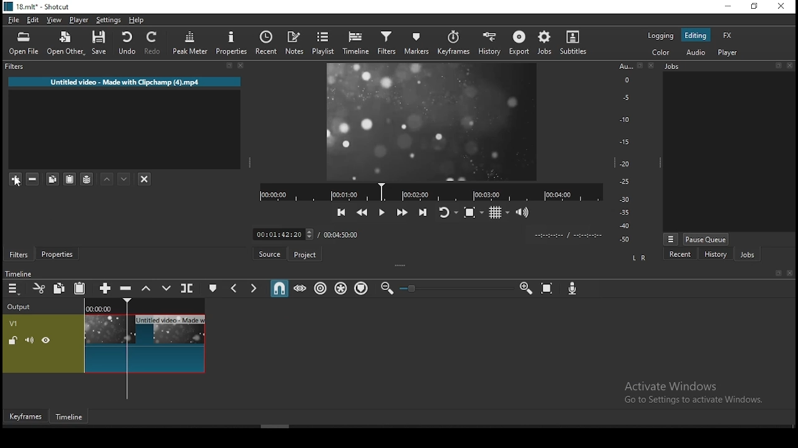  Describe the element at coordinates (51, 180) in the screenshot. I see `paste` at that location.